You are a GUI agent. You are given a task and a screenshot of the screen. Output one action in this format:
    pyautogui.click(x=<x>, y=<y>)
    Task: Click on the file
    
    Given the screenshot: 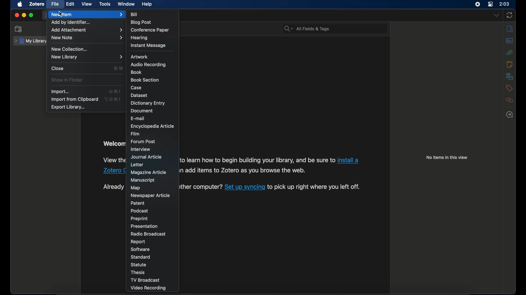 What is the action you would take?
    pyautogui.click(x=55, y=4)
    